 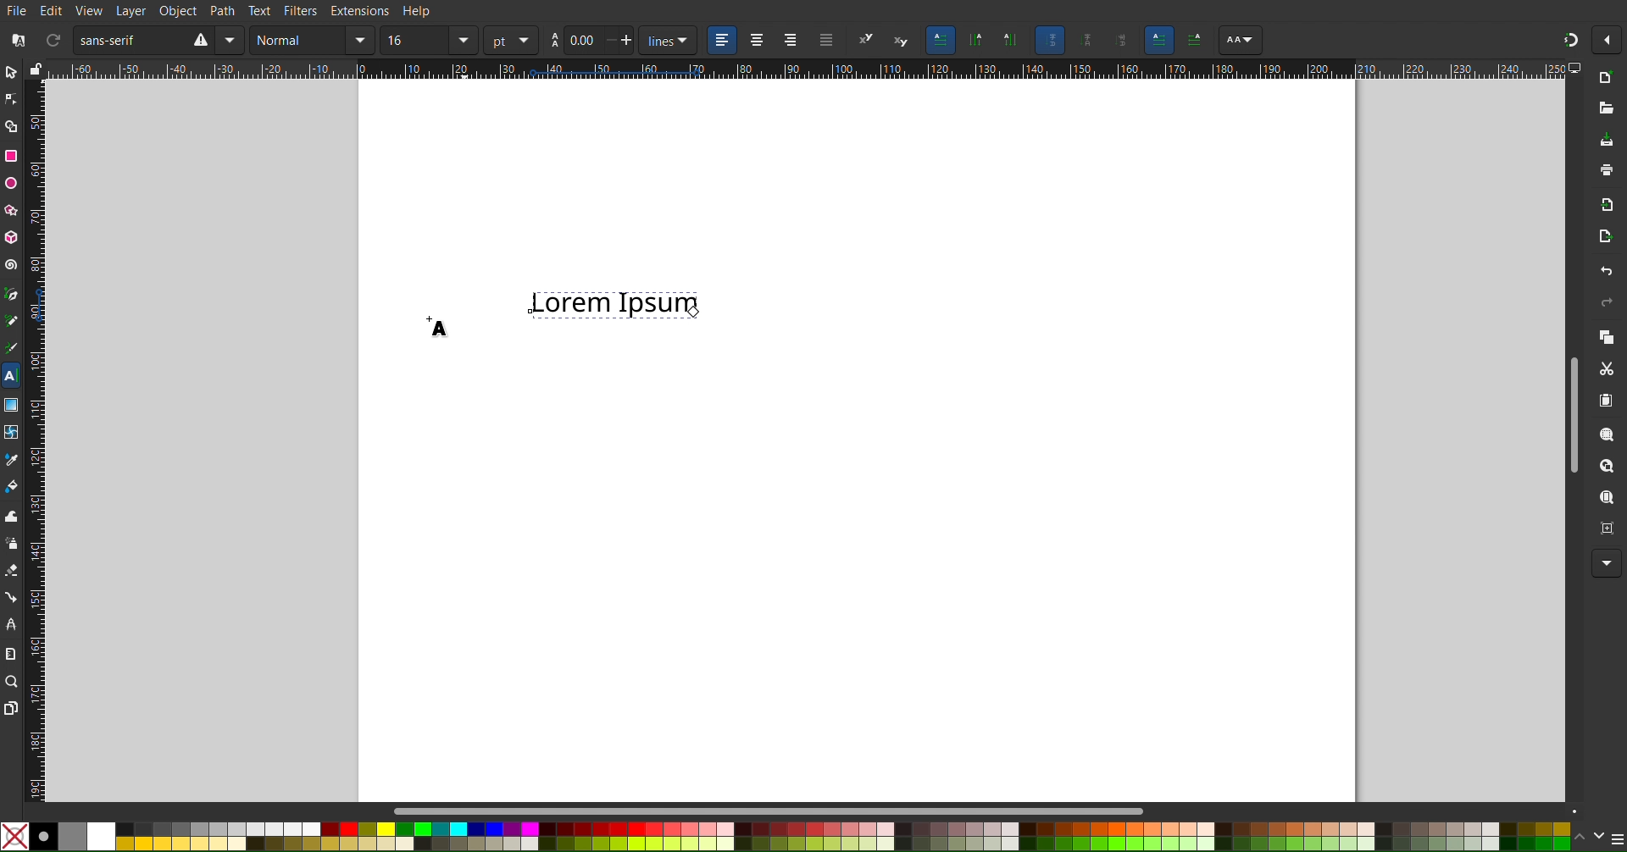 What do you see at coordinates (1590, 838) in the screenshot?
I see `scroll color options` at bounding box center [1590, 838].